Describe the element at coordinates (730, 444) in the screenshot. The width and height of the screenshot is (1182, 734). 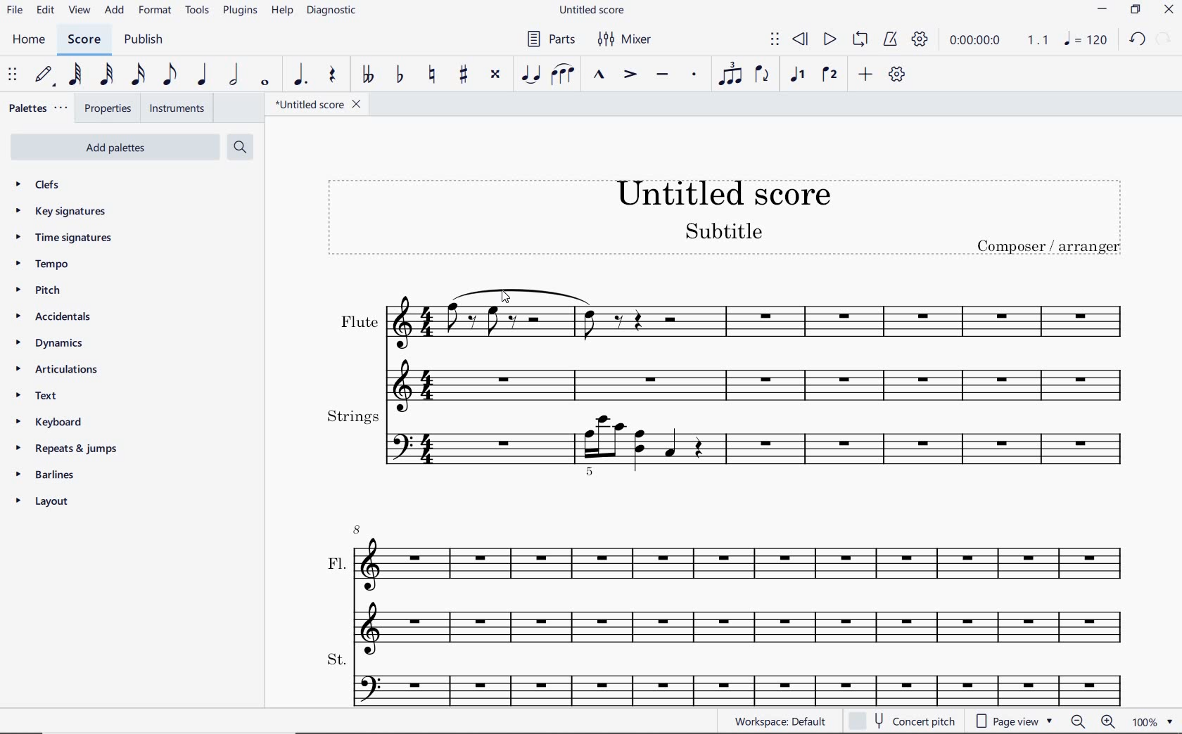
I see `Strings` at that location.